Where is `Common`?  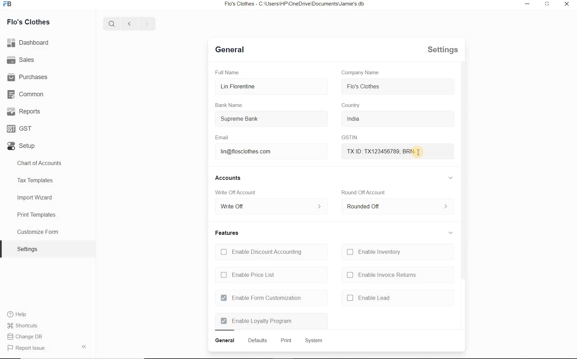 Common is located at coordinates (27, 95).